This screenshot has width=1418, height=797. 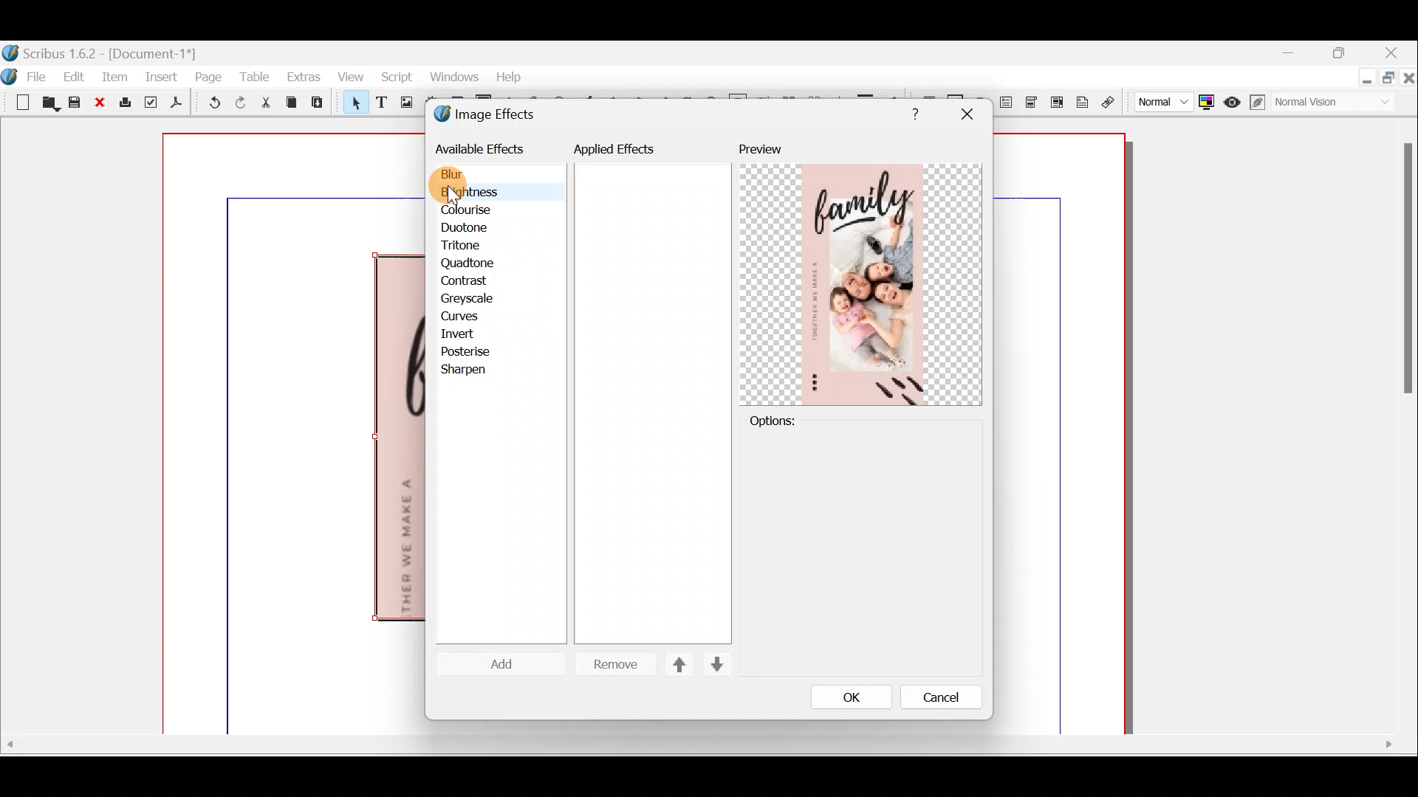 What do you see at coordinates (852, 697) in the screenshot?
I see `OK` at bounding box center [852, 697].